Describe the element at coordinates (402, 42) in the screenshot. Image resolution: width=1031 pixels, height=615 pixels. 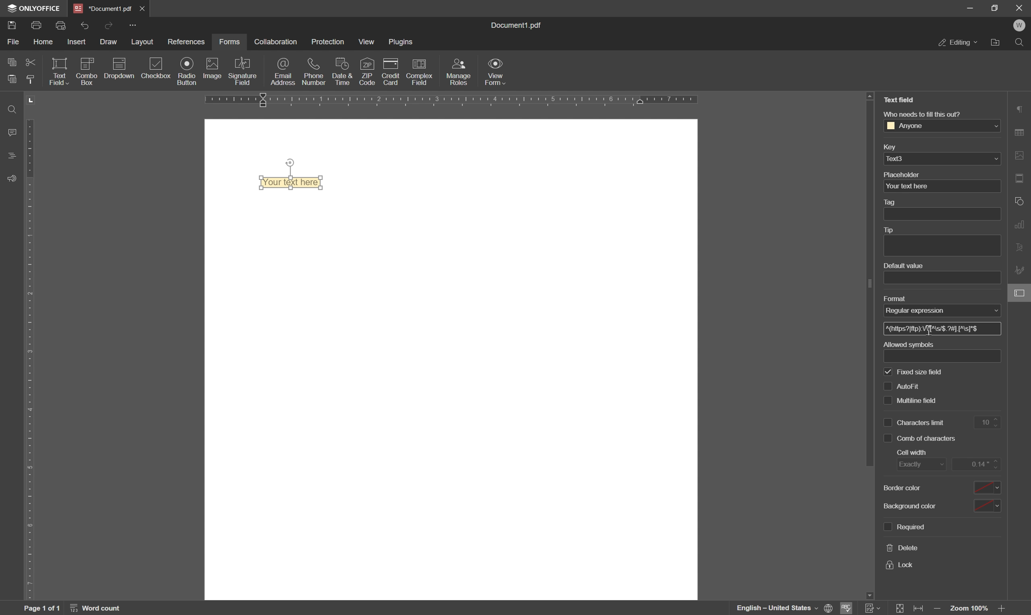
I see `plugins` at that location.